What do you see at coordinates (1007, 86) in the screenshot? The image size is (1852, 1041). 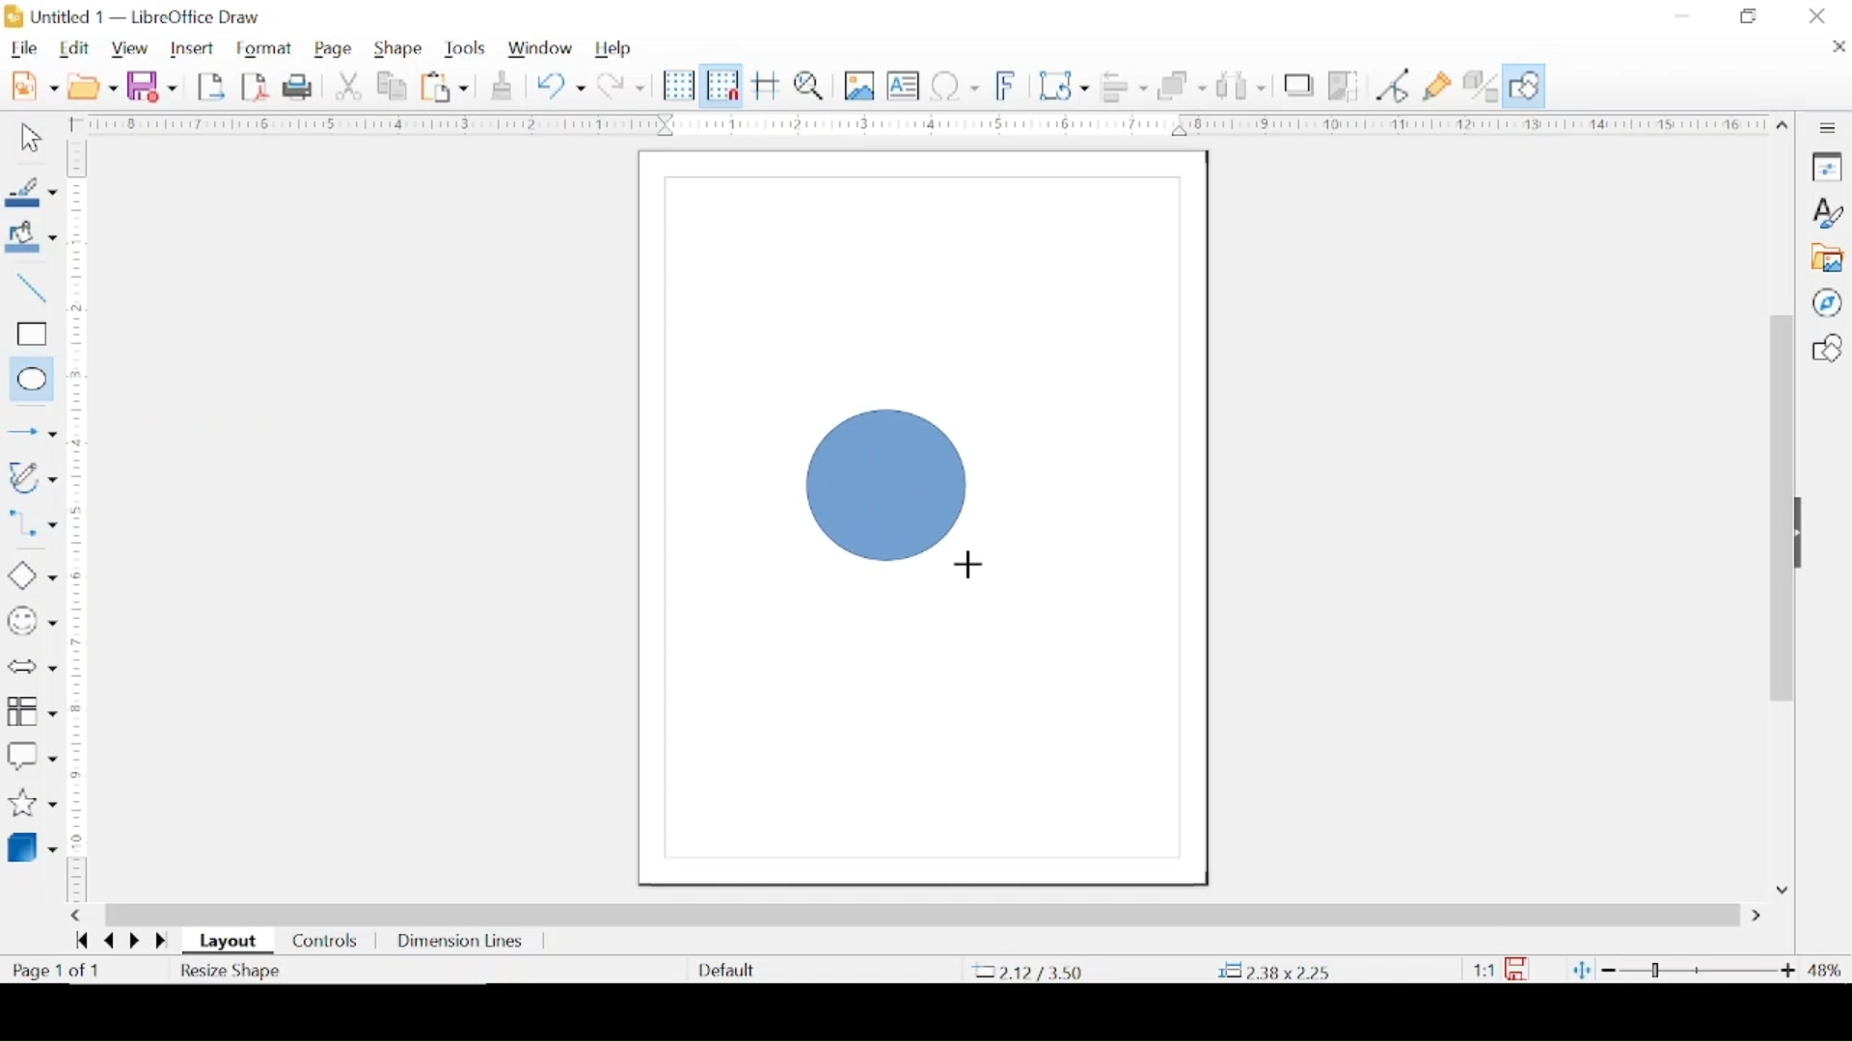 I see `insert fontwork text` at bounding box center [1007, 86].